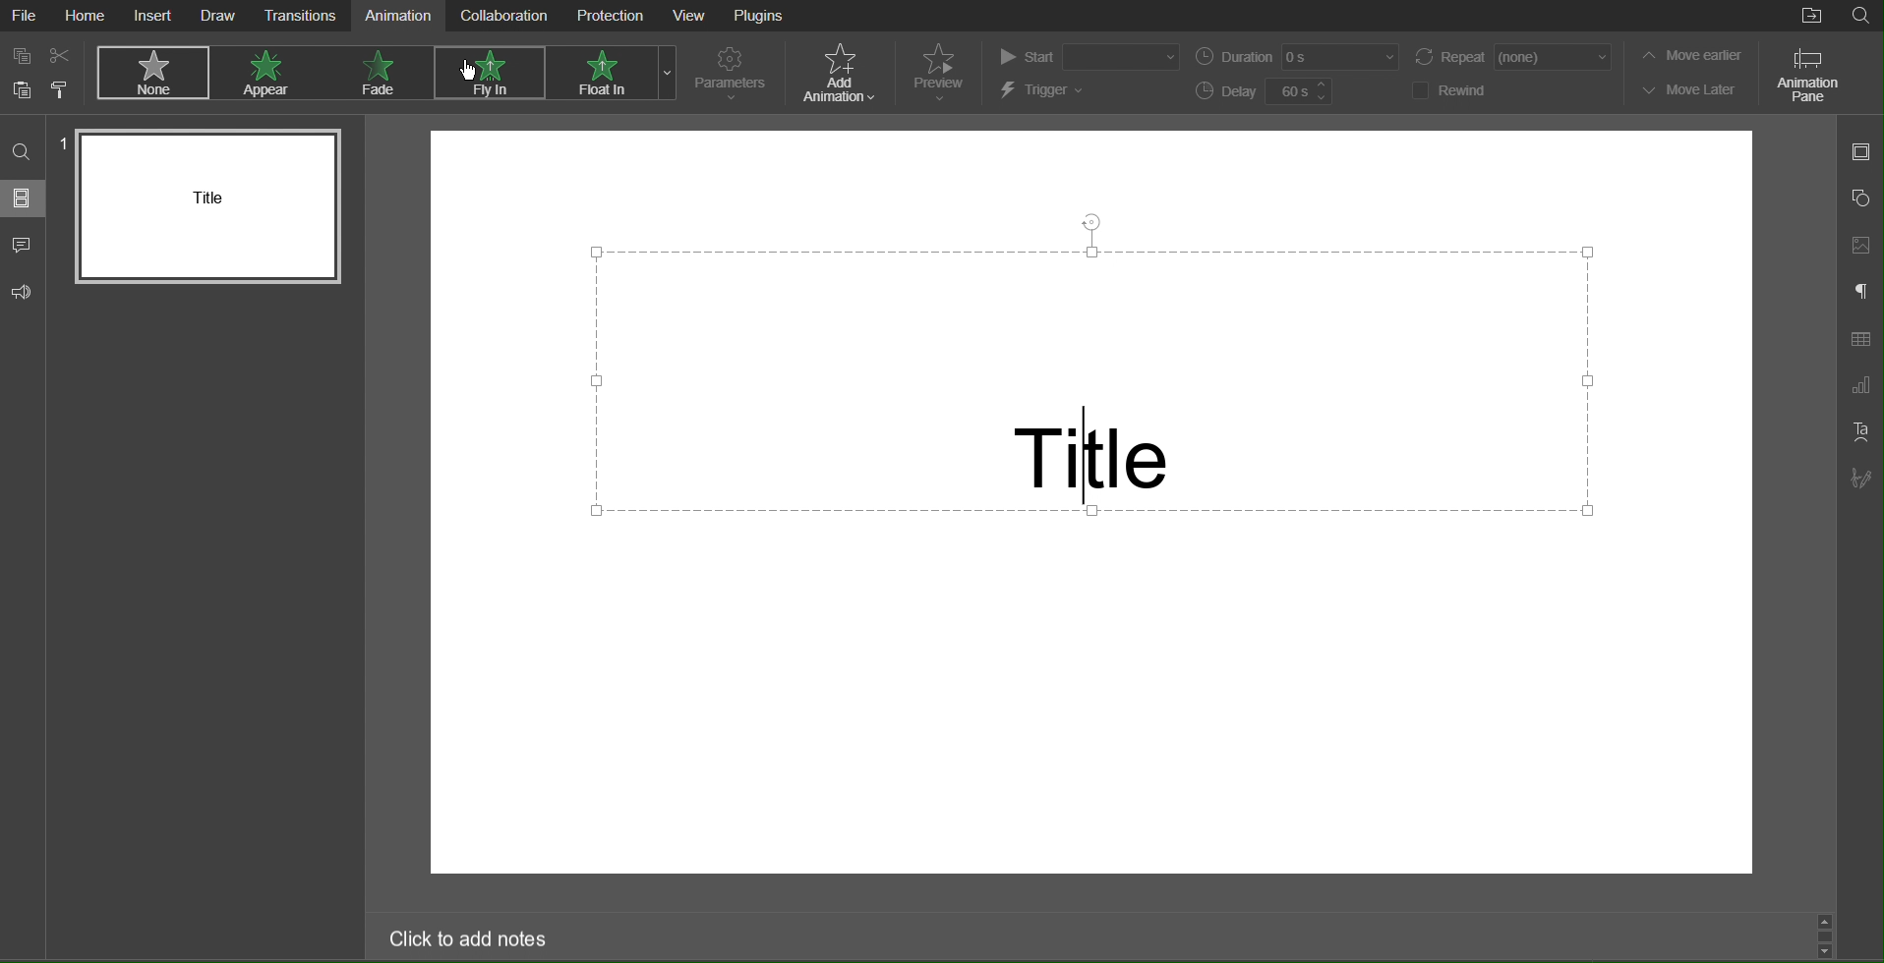 The height and width of the screenshot is (963, 1884). Describe the element at coordinates (24, 289) in the screenshot. I see `Feedback and Support` at that location.